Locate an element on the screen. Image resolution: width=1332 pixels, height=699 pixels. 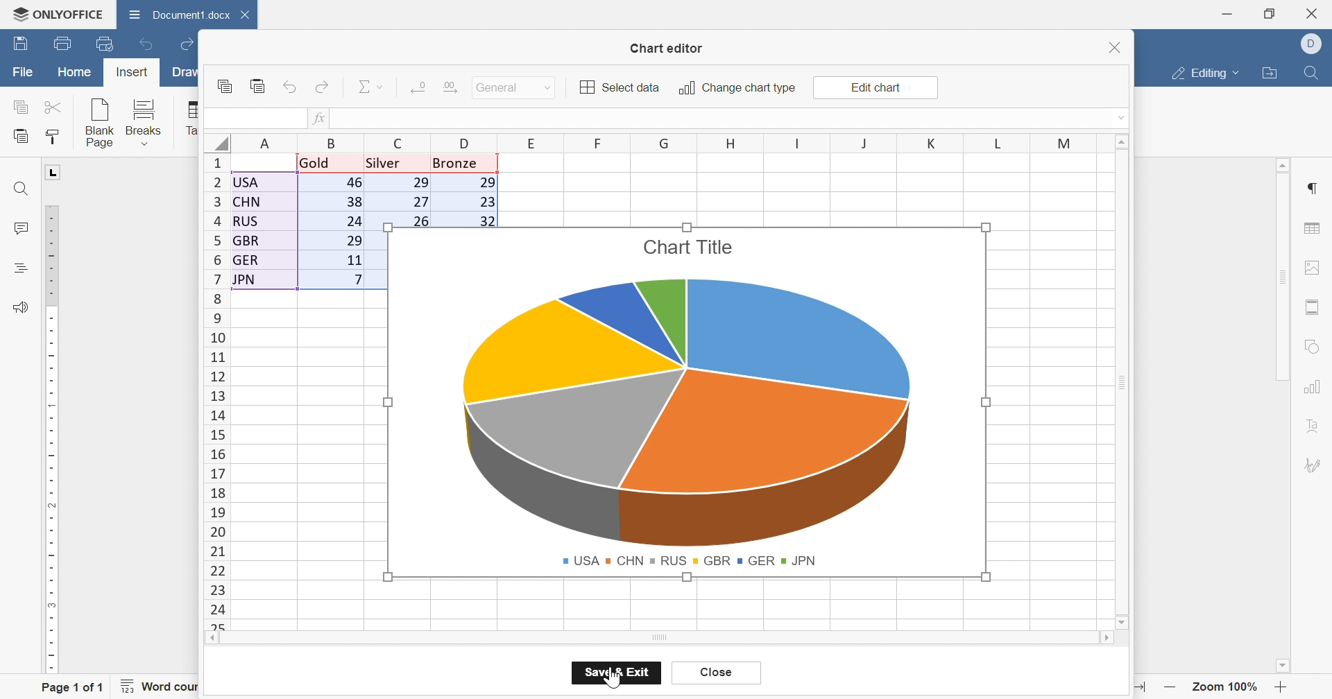
Ruler is located at coordinates (53, 440).